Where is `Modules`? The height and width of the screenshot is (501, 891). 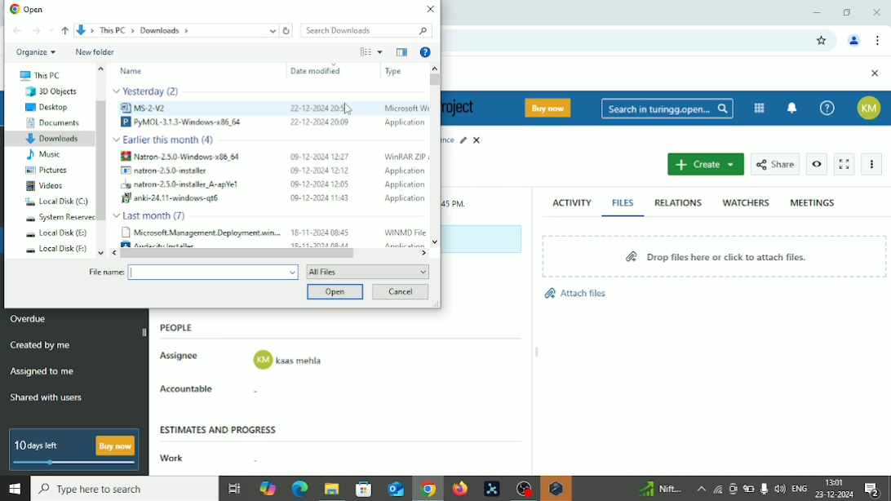 Modules is located at coordinates (759, 108).